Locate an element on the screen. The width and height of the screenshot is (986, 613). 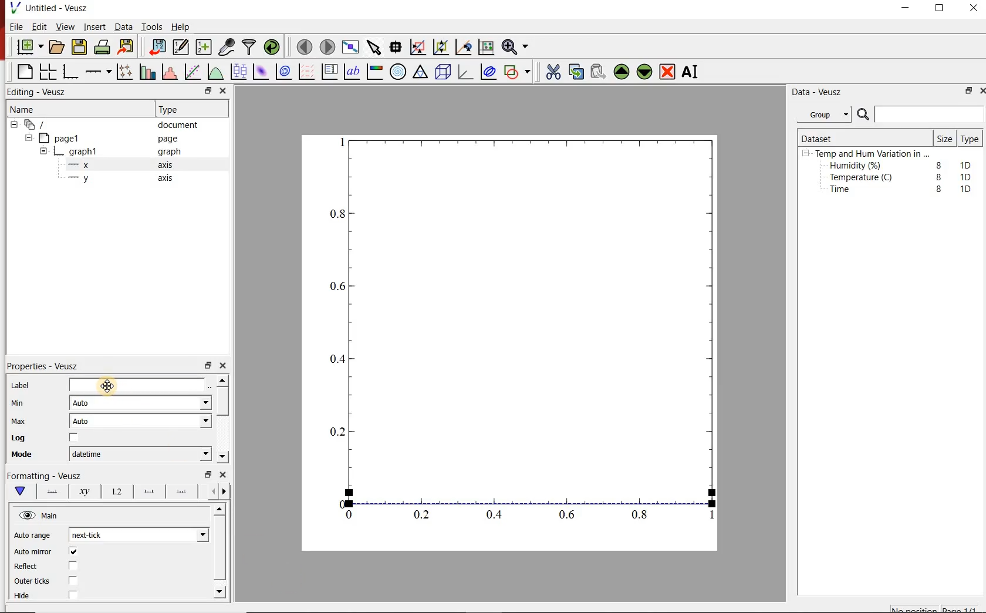
8 is located at coordinates (939, 189).